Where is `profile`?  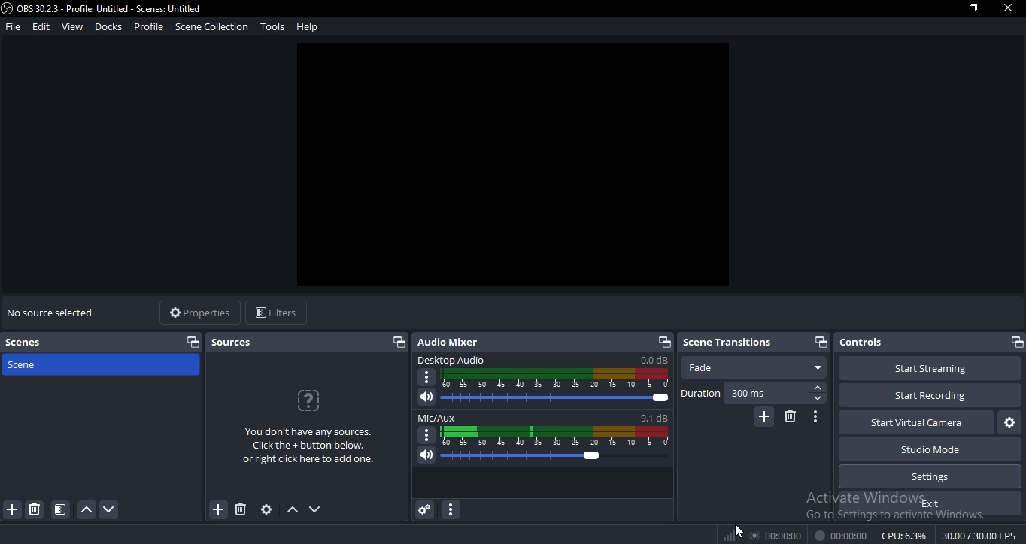
profile is located at coordinates (148, 27).